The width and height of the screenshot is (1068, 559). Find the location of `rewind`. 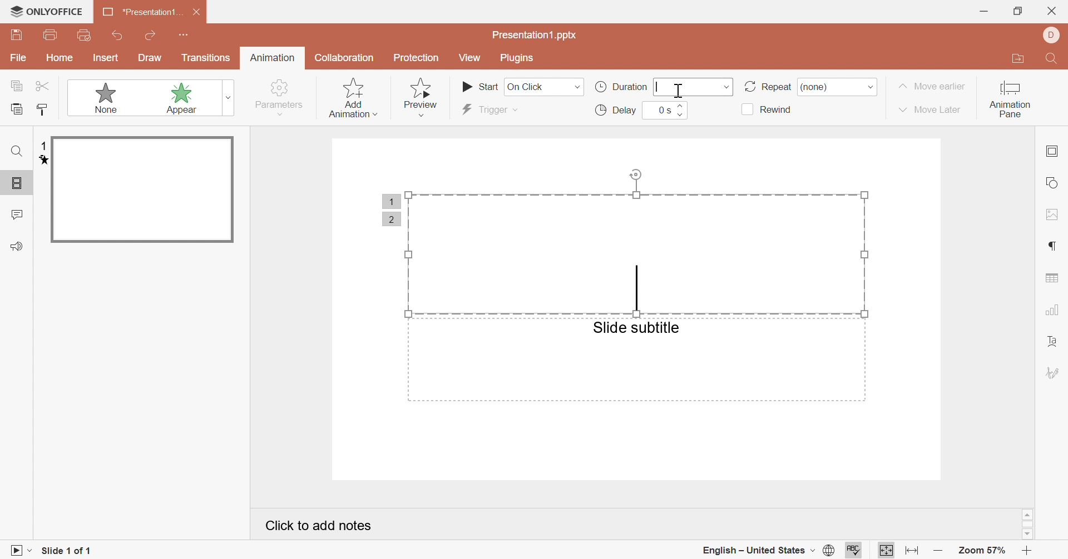

rewind is located at coordinates (768, 110).